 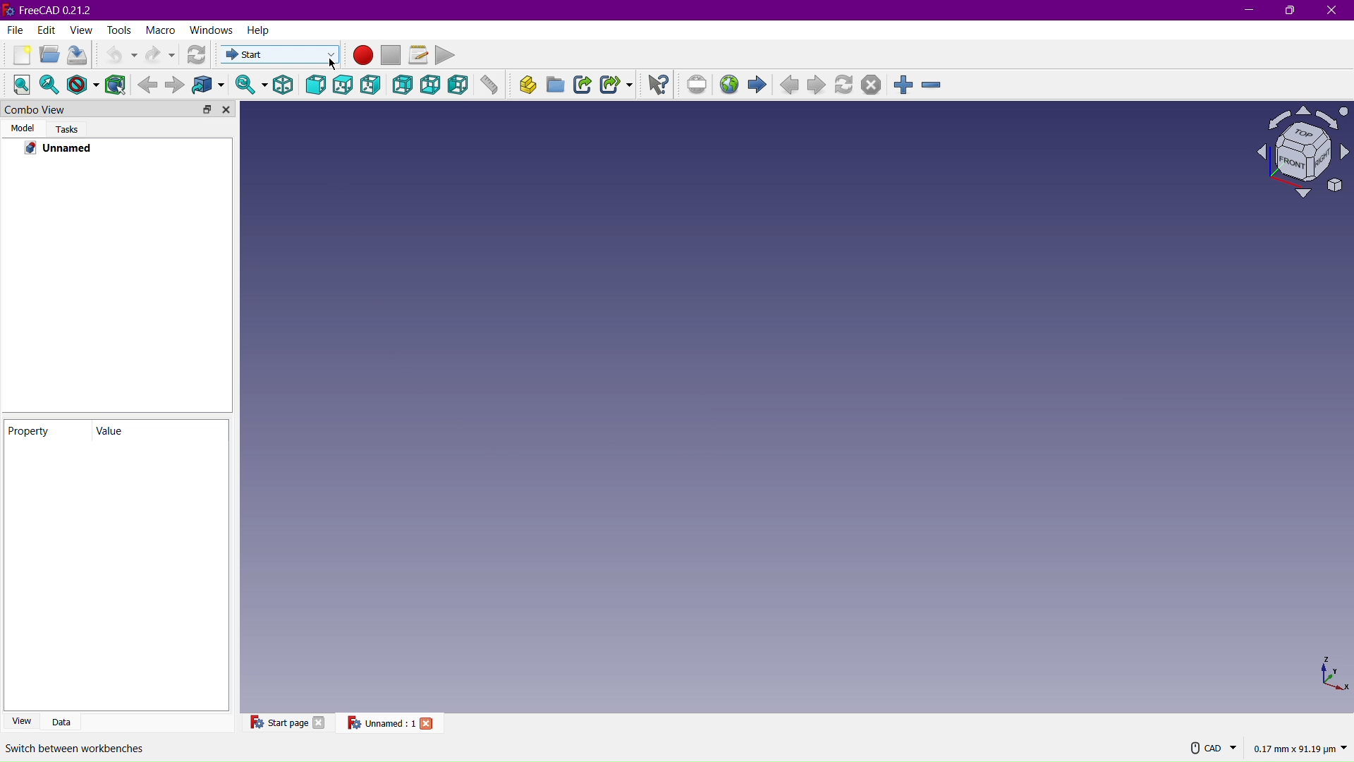 I want to click on View, so click(x=82, y=31).